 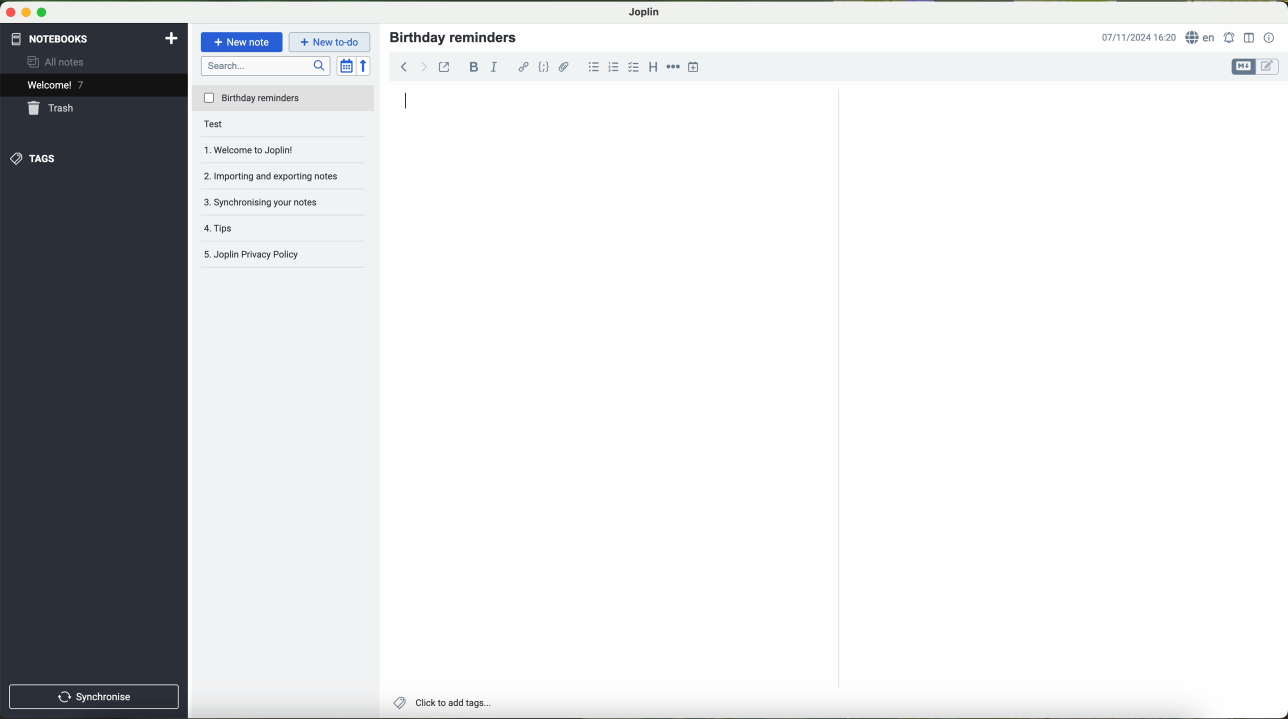 What do you see at coordinates (252, 252) in the screenshot?
I see `Joplin privacy policy` at bounding box center [252, 252].